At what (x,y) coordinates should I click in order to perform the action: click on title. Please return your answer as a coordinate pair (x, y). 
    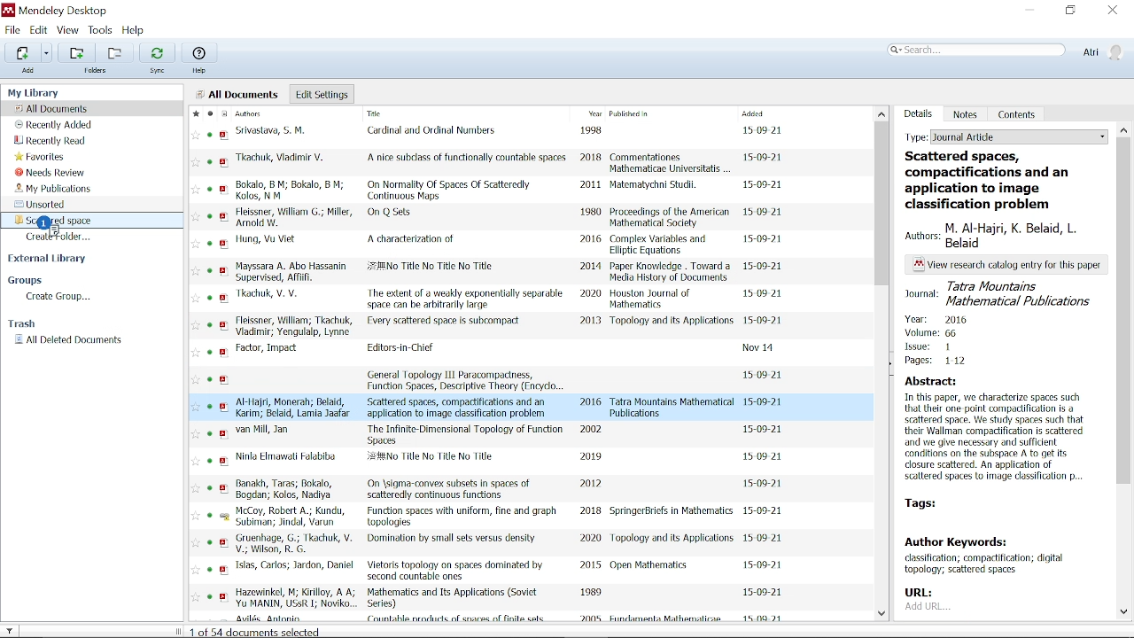
    Looking at the image, I should click on (998, 182).